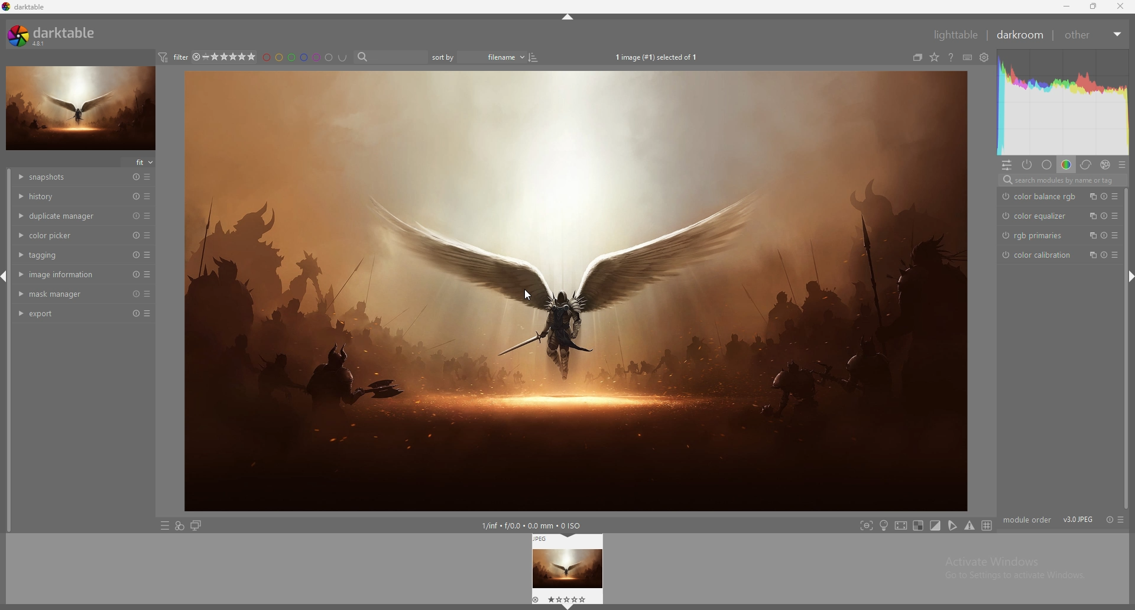  Describe the element at coordinates (196, 526) in the screenshot. I see `second darkroom image` at that location.